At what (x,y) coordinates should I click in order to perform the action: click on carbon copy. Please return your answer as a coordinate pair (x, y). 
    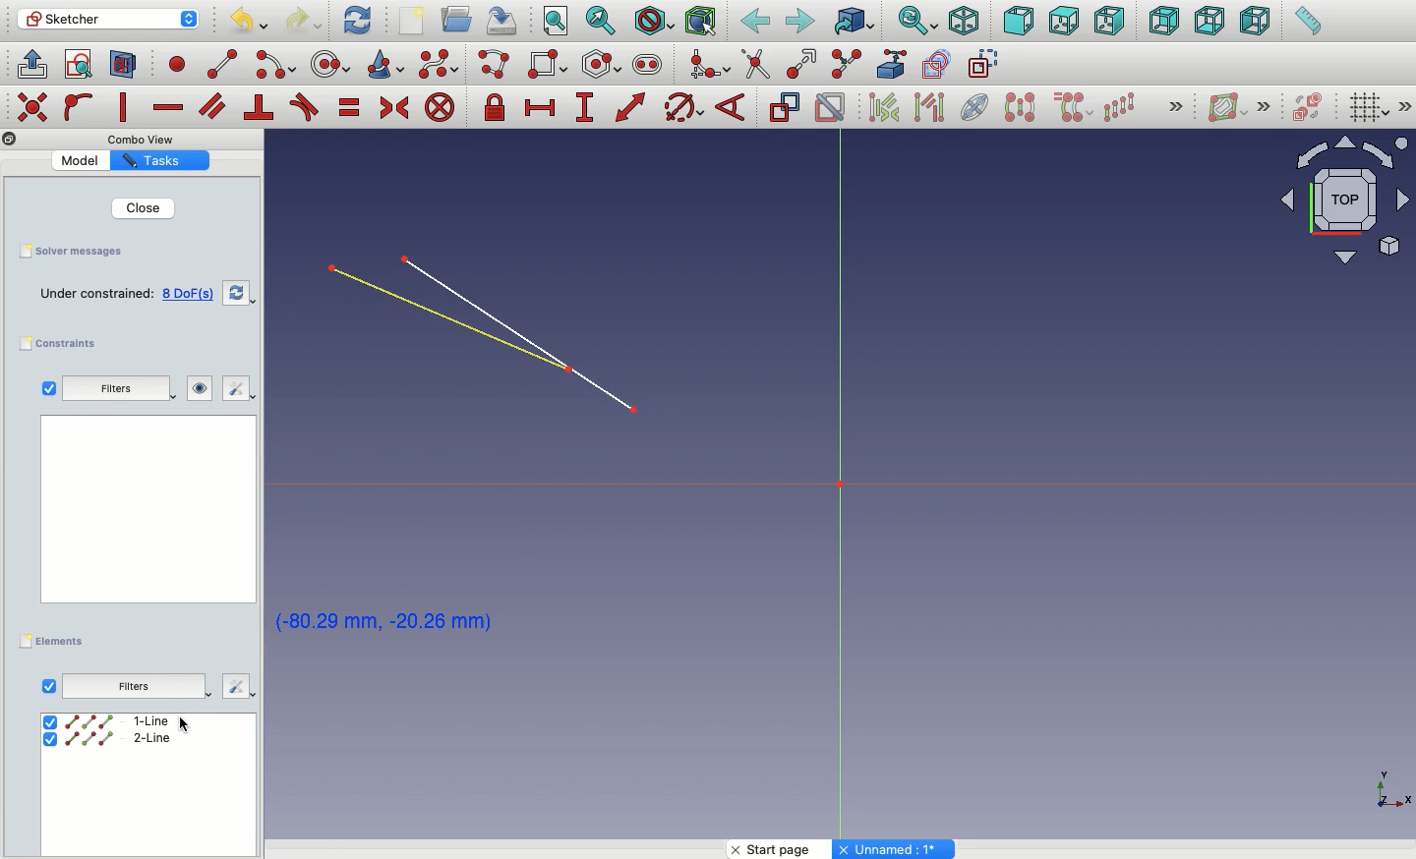
    Looking at the image, I should click on (940, 65).